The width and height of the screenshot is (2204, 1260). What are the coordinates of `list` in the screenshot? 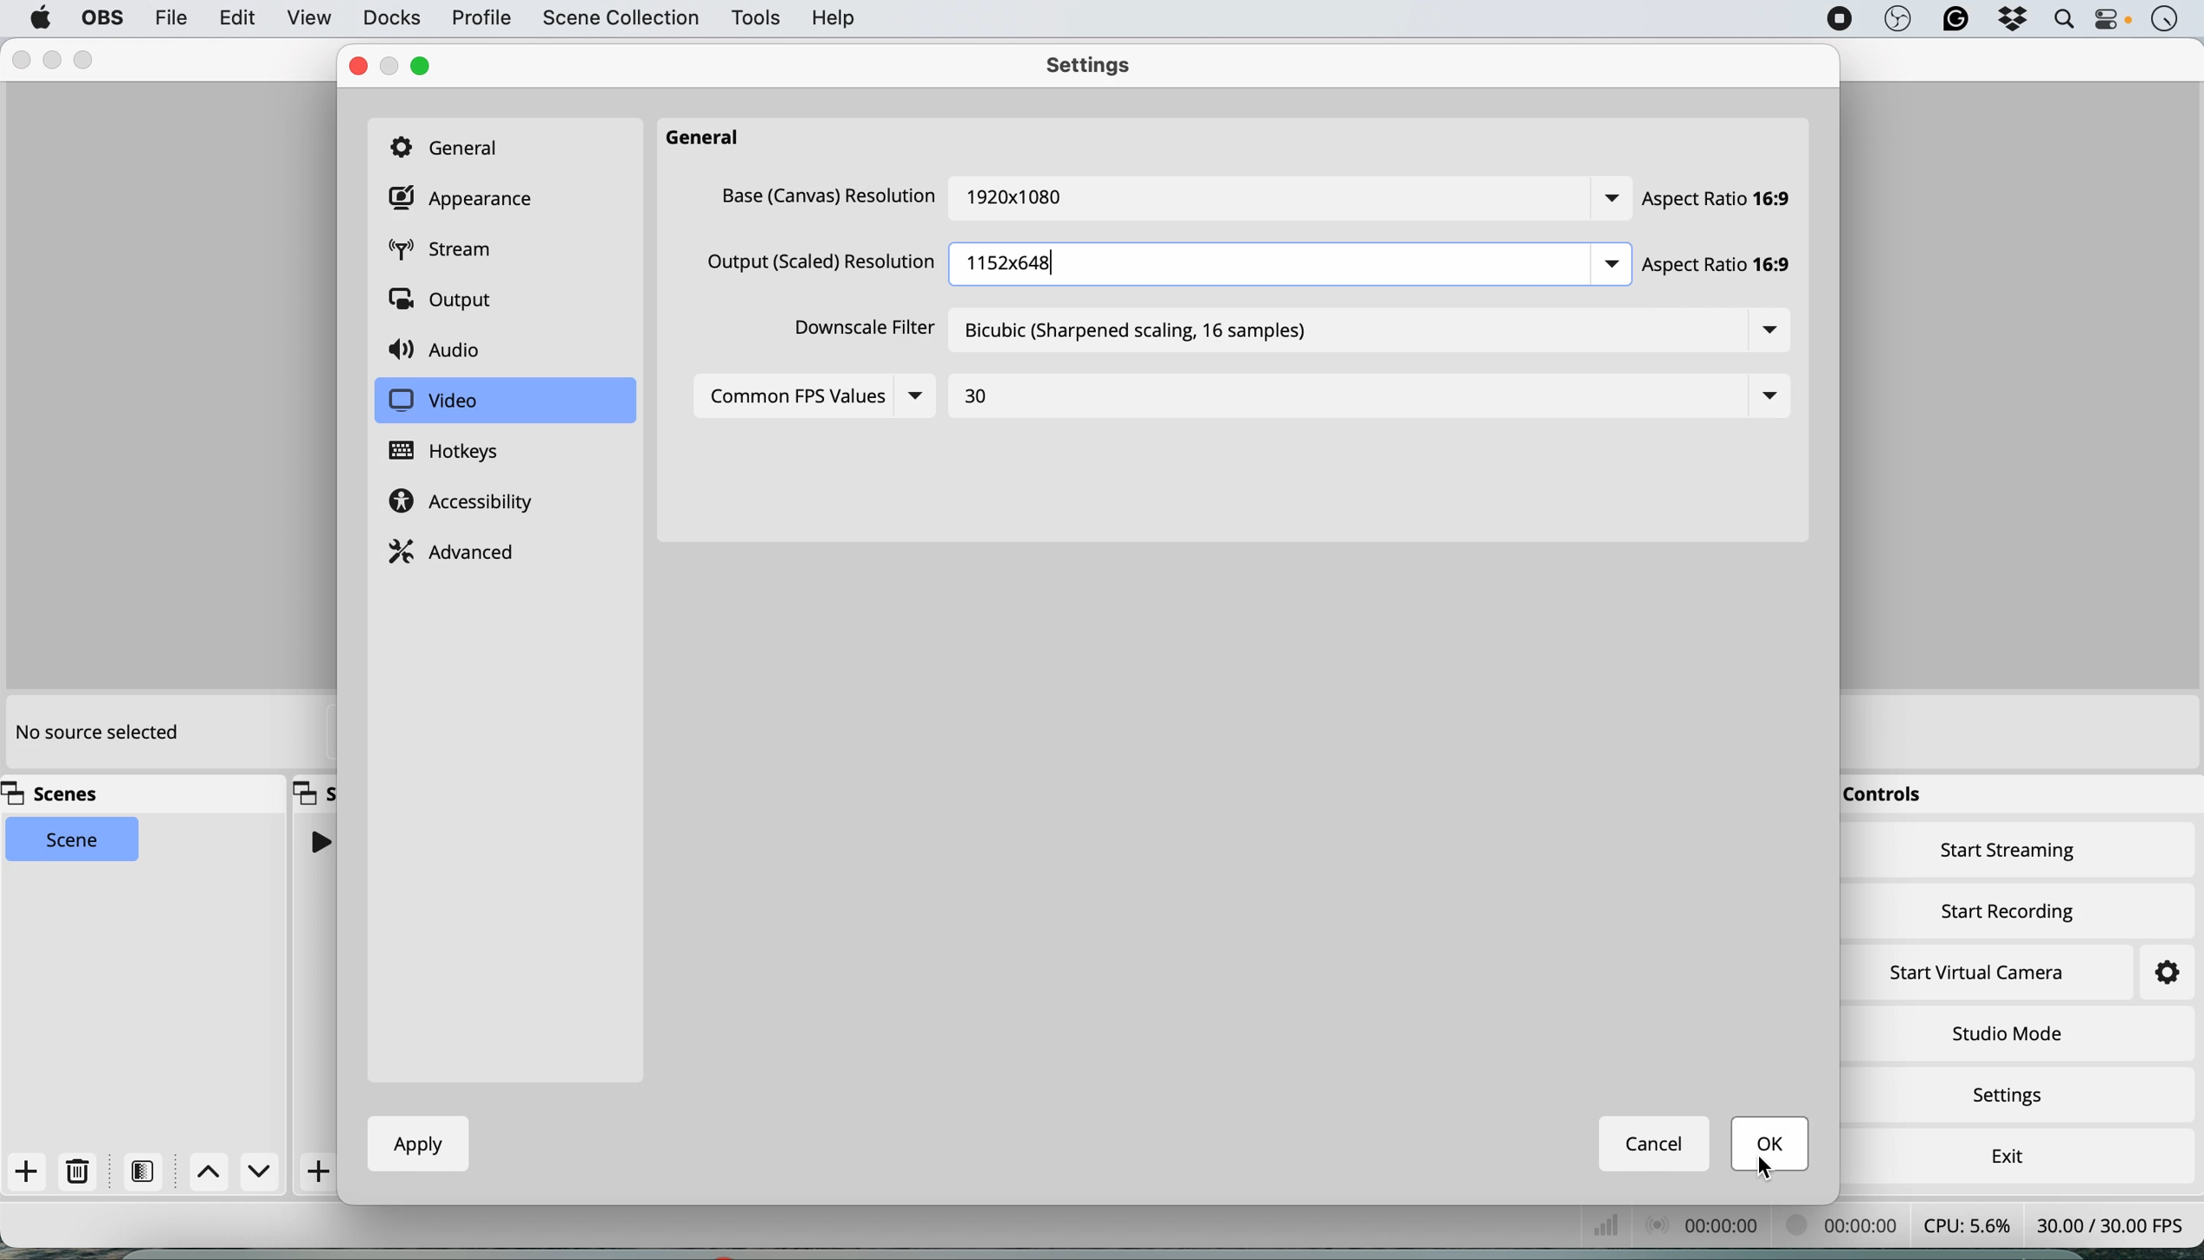 It's located at (918, 397).